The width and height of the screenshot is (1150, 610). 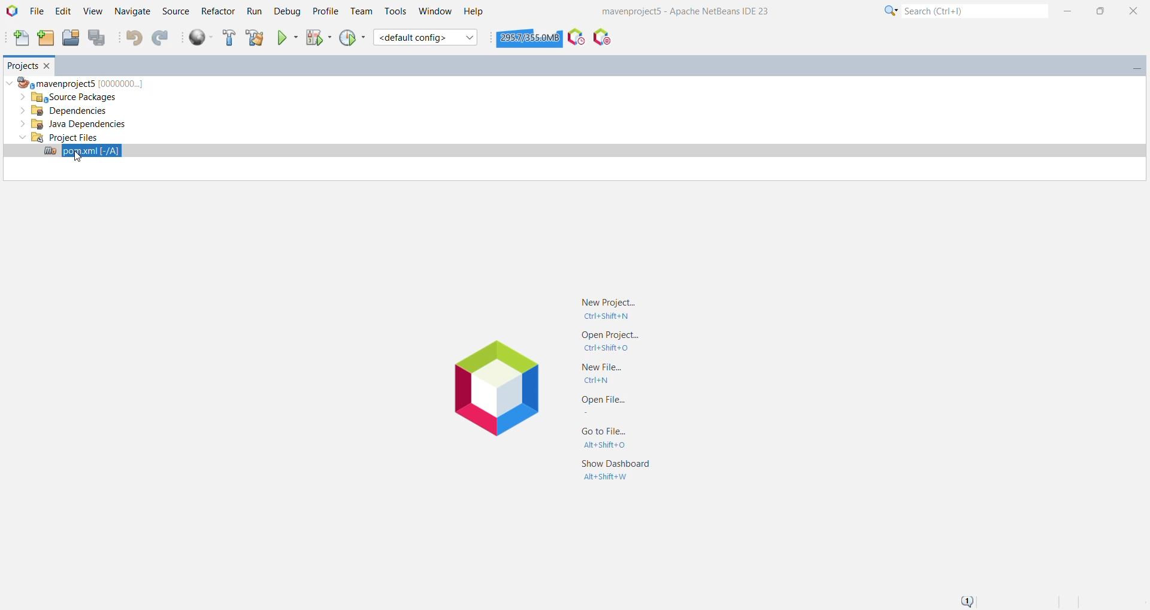 I want to click on Pause I/O Checks, so click(x=601, y=37).